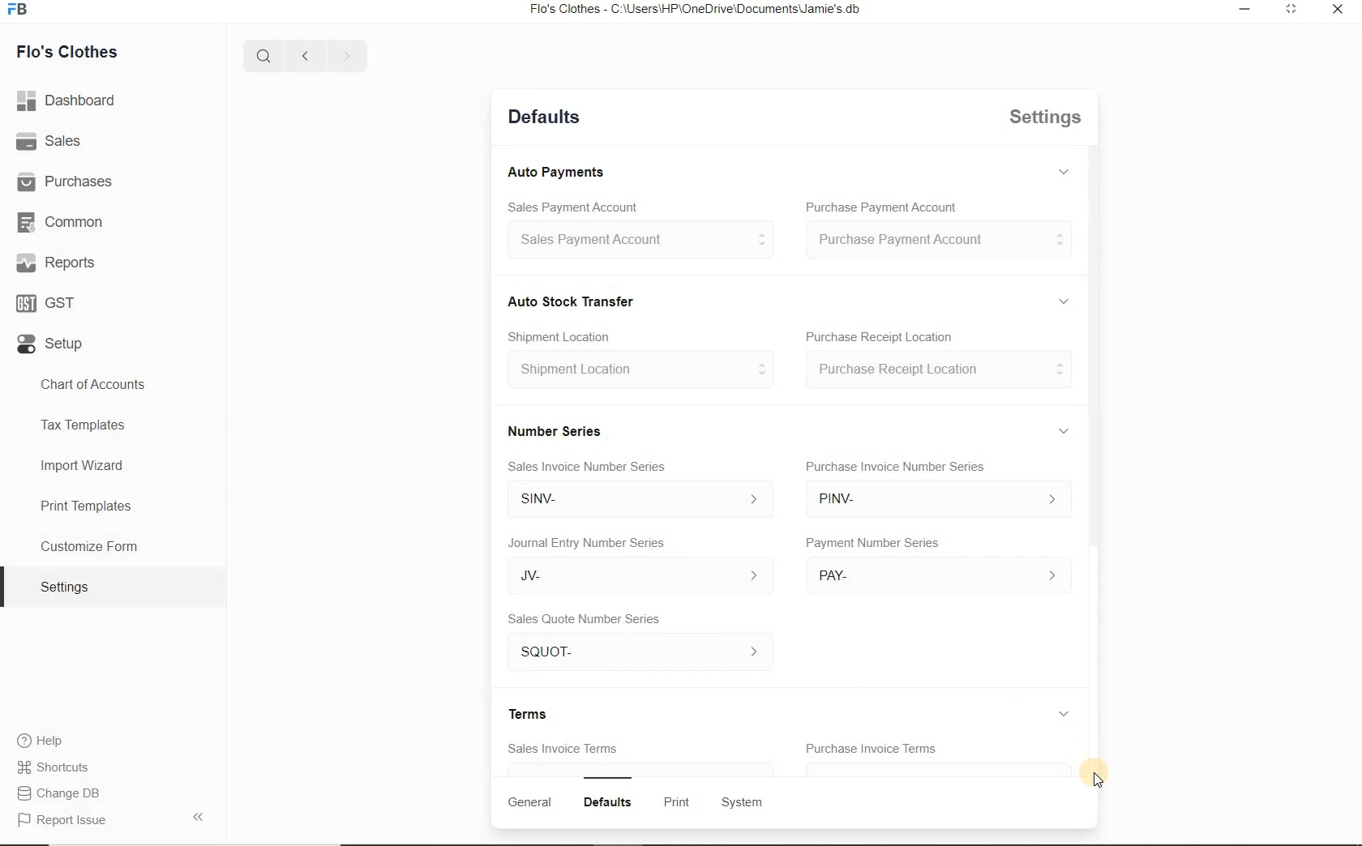 The height and width of the screenshot is (846, 1362). What do you see at coordinates (641, 238) in the screenshot?
I see `Sales Payment Account $` at bounding box center [641, 238].